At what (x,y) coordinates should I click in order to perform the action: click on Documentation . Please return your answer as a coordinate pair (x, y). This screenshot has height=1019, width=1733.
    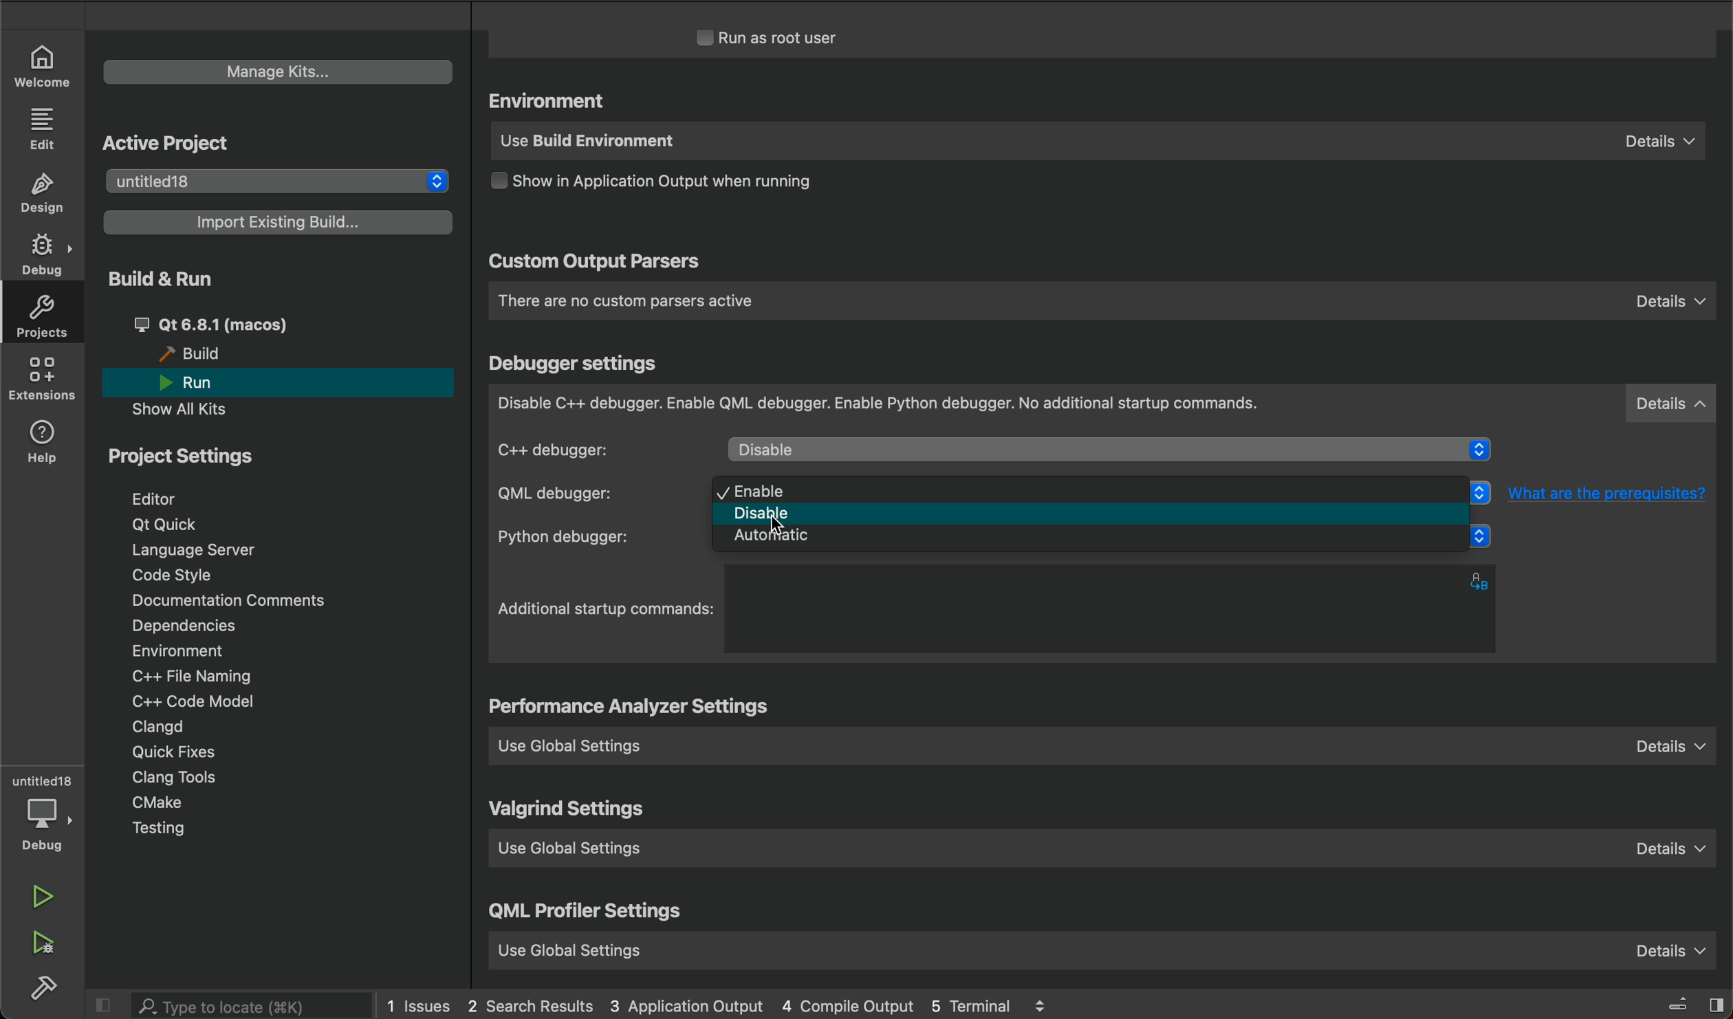
    Looking at the image, I should click on (245, 602).